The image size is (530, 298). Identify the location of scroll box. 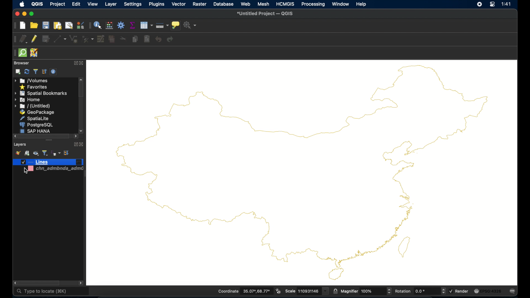
(43, 136).